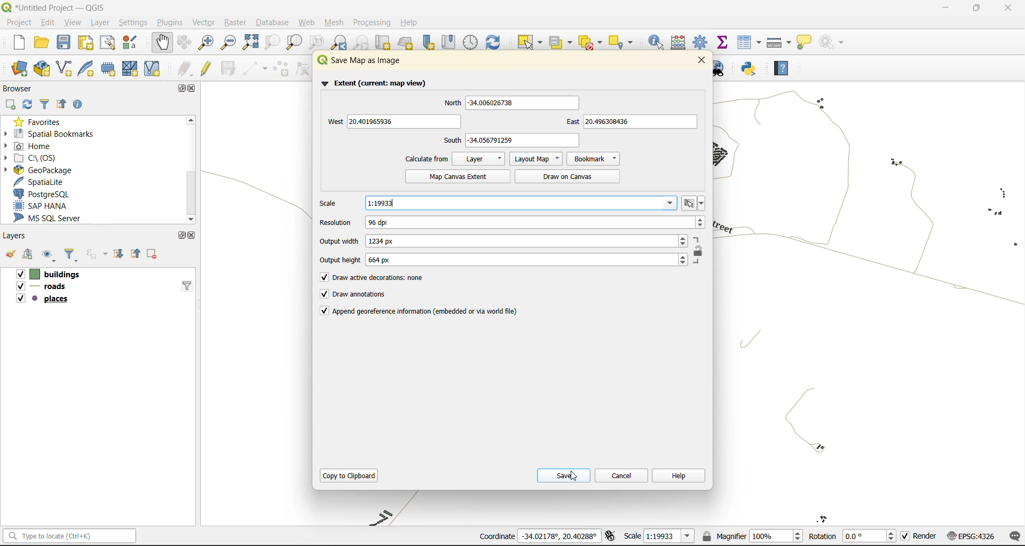 The image size is (1025, 546). I want to click on layout map, so click(534, 159).